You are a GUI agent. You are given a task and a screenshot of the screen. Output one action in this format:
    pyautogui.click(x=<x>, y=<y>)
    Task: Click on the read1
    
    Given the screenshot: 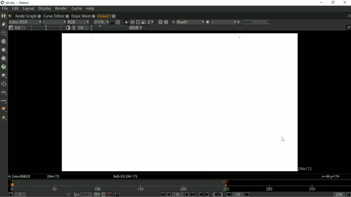 What is the action you would take?
    pyautogui.click(x=190, y=22)
    